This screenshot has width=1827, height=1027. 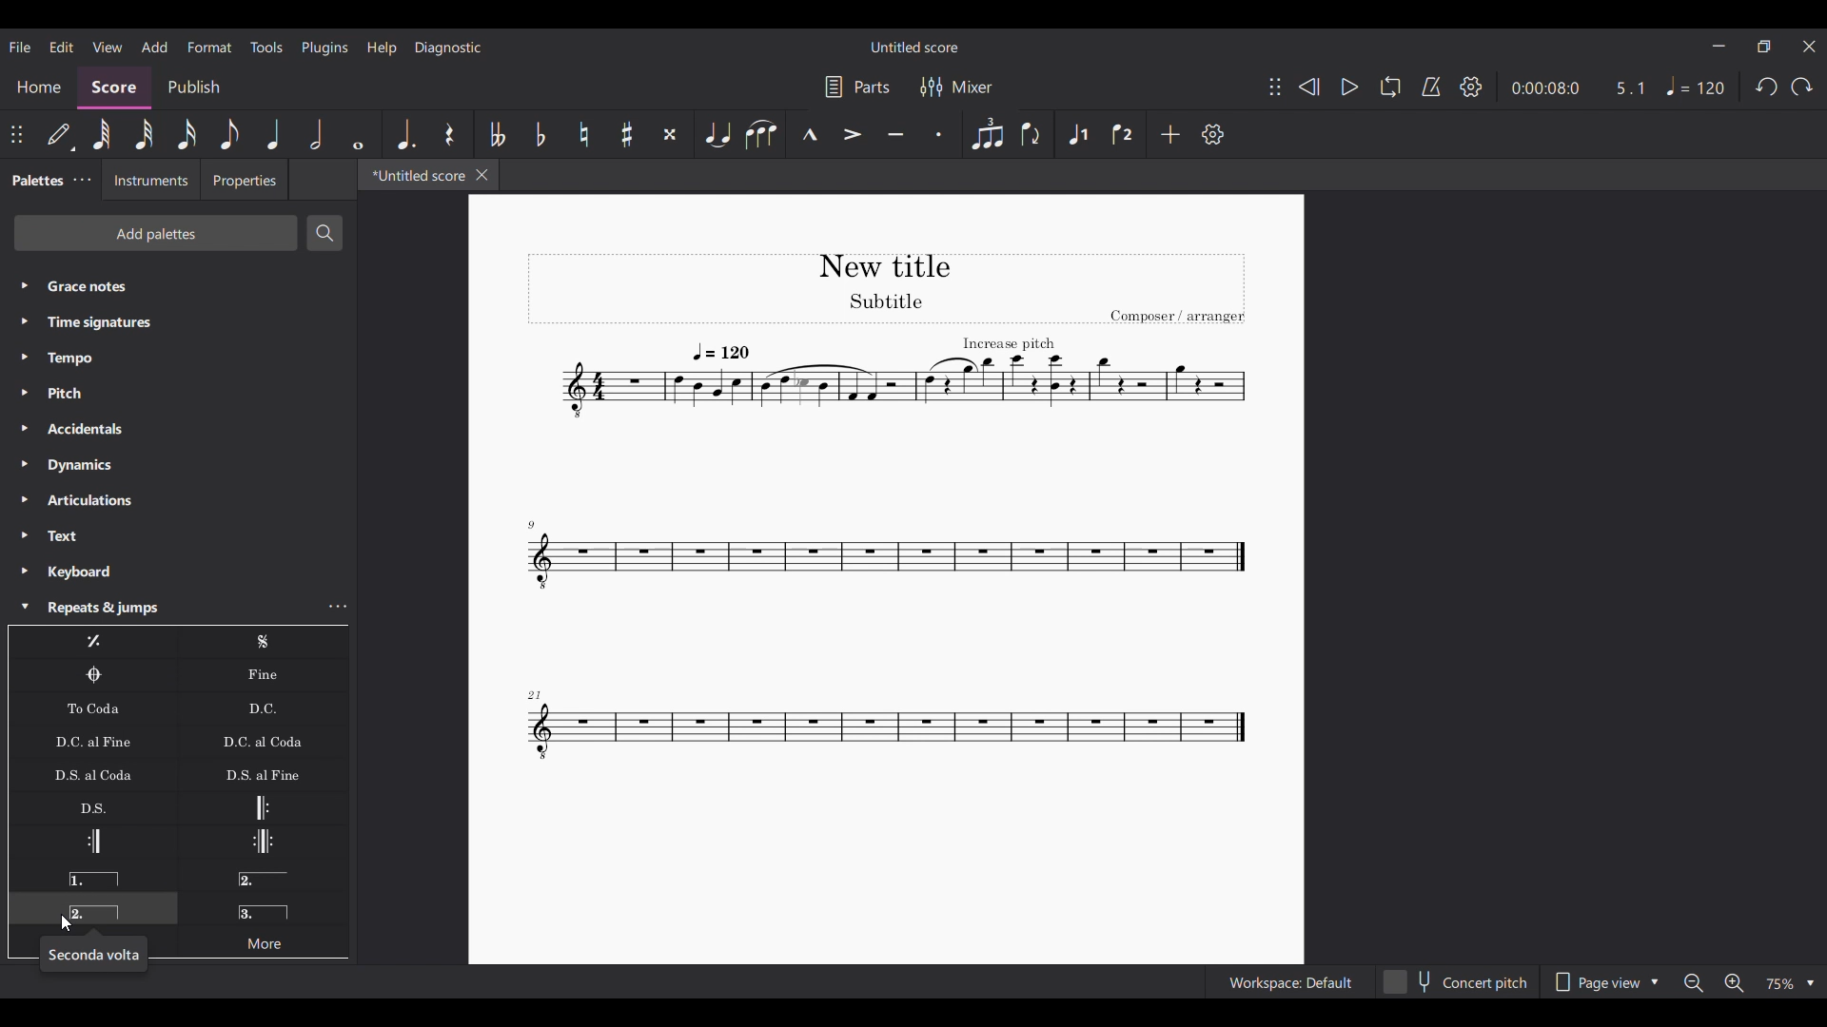 I want to click on Publish section, so click(x=194, y=88).